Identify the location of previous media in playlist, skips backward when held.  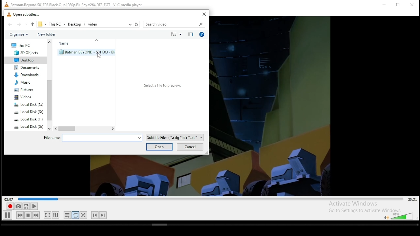
(20, 215).